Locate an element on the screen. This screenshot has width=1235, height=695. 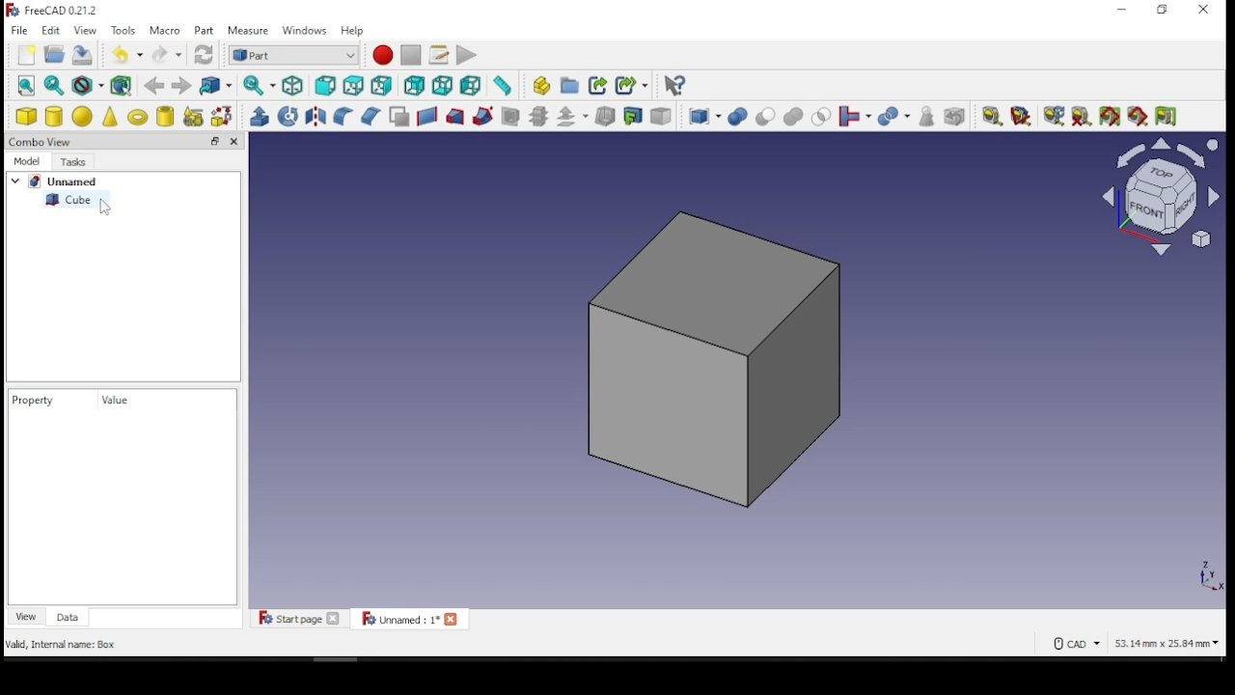
back is located at coordinates (153, 86).